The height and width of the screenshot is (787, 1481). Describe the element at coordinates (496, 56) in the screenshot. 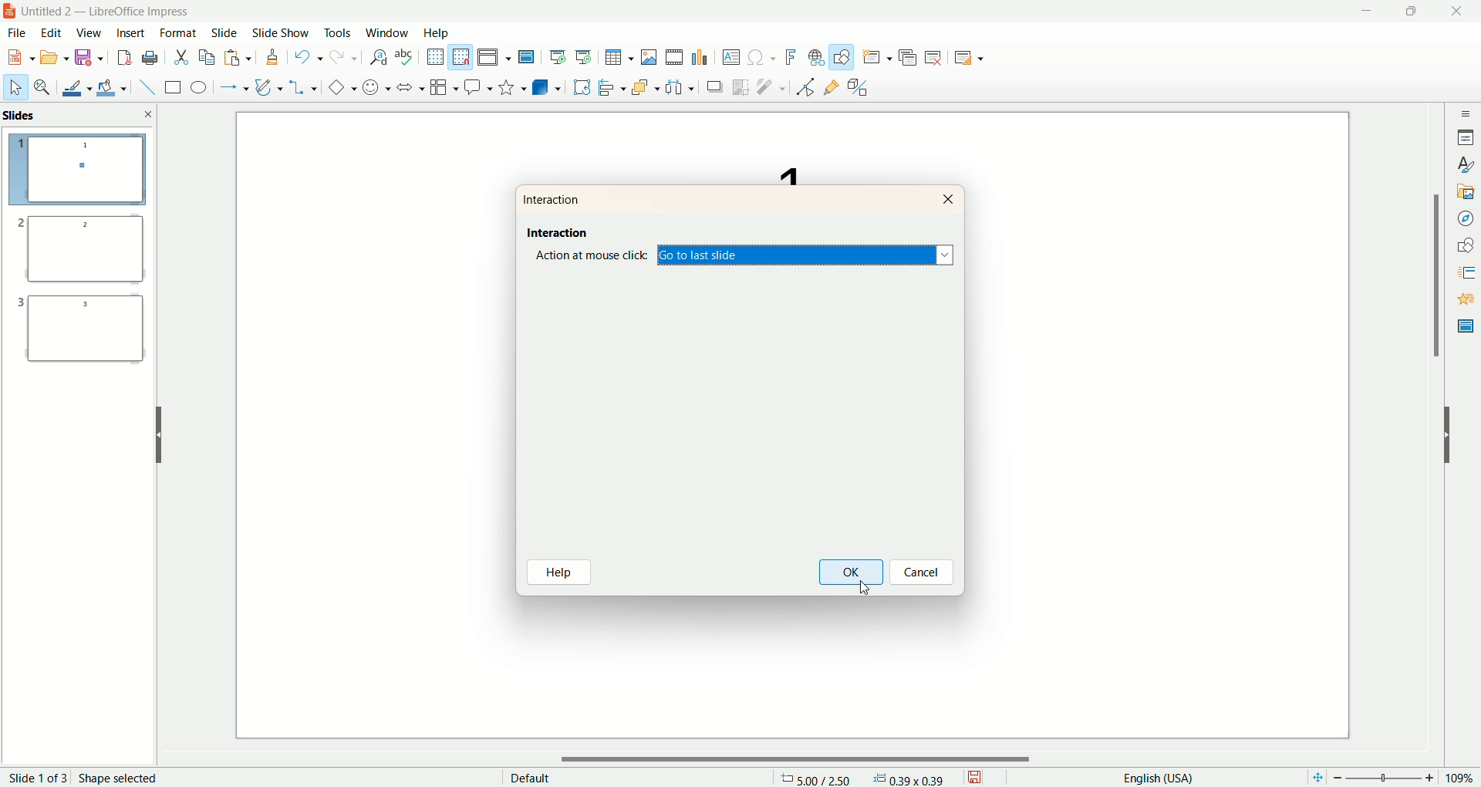

I see `display view` at that location.